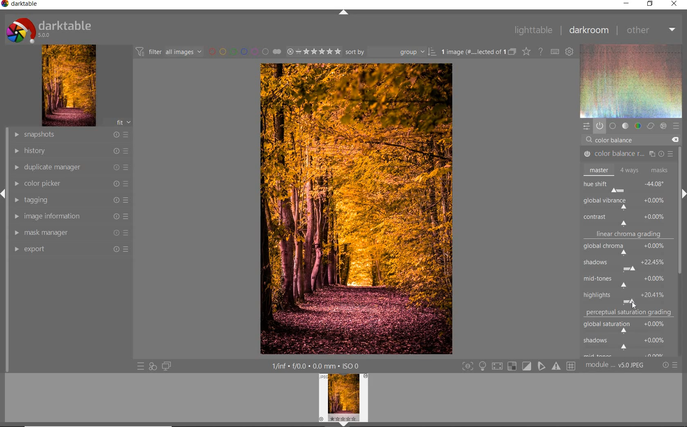 The width and height of the screenshot is (687, 427). What do you see at coordinates (512, 52) in the screenshot?
I see `collapse grouped image` at bounding box center [512, 52].